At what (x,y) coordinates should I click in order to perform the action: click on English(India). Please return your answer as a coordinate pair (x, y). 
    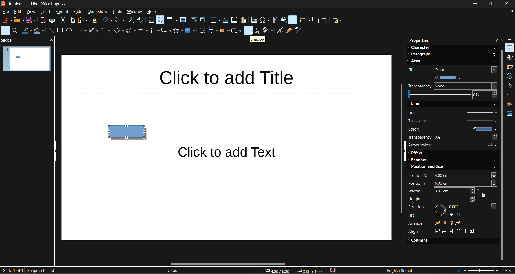
    Looking at the image, I should click on (400, 270).